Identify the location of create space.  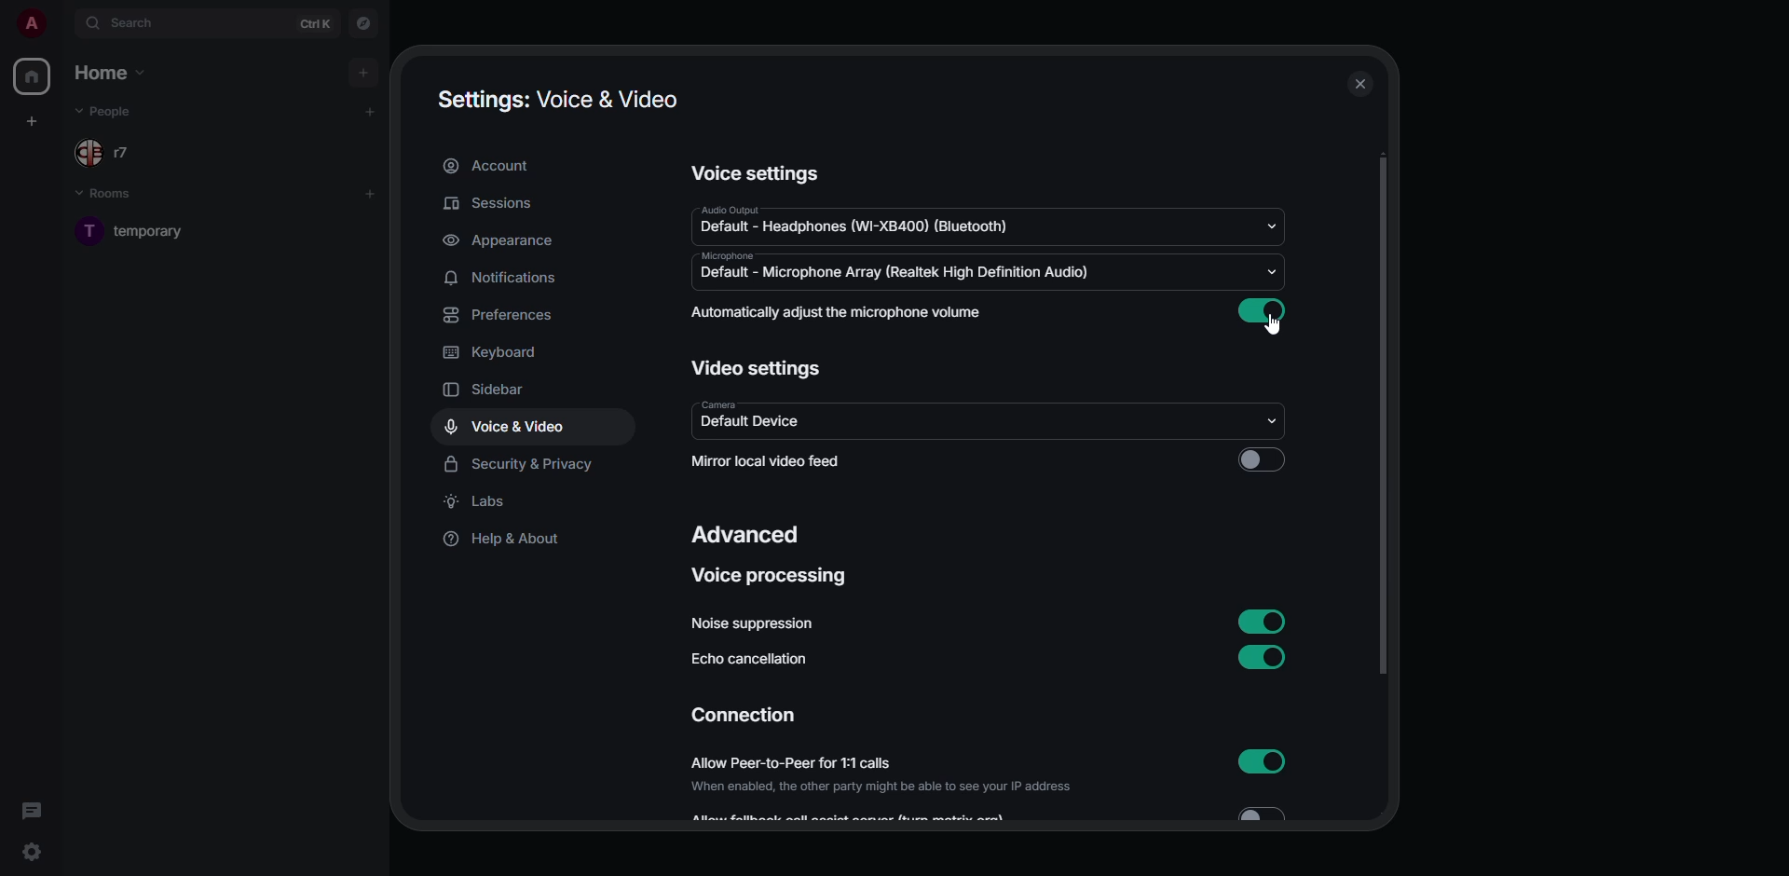
(32, 119).